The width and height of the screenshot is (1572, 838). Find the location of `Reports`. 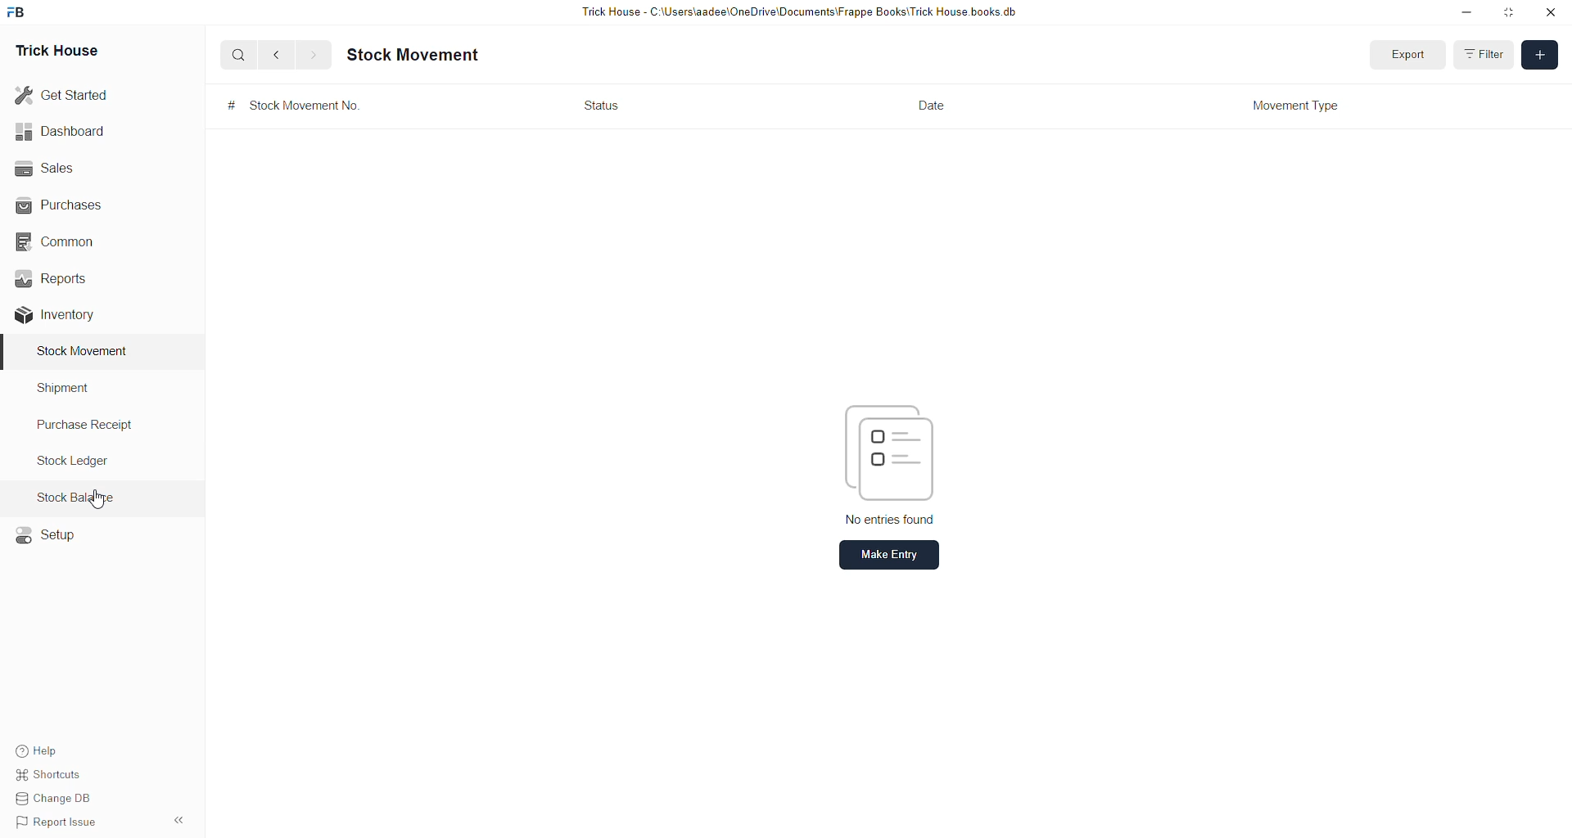

Reports is located at coordinates (52, 284).